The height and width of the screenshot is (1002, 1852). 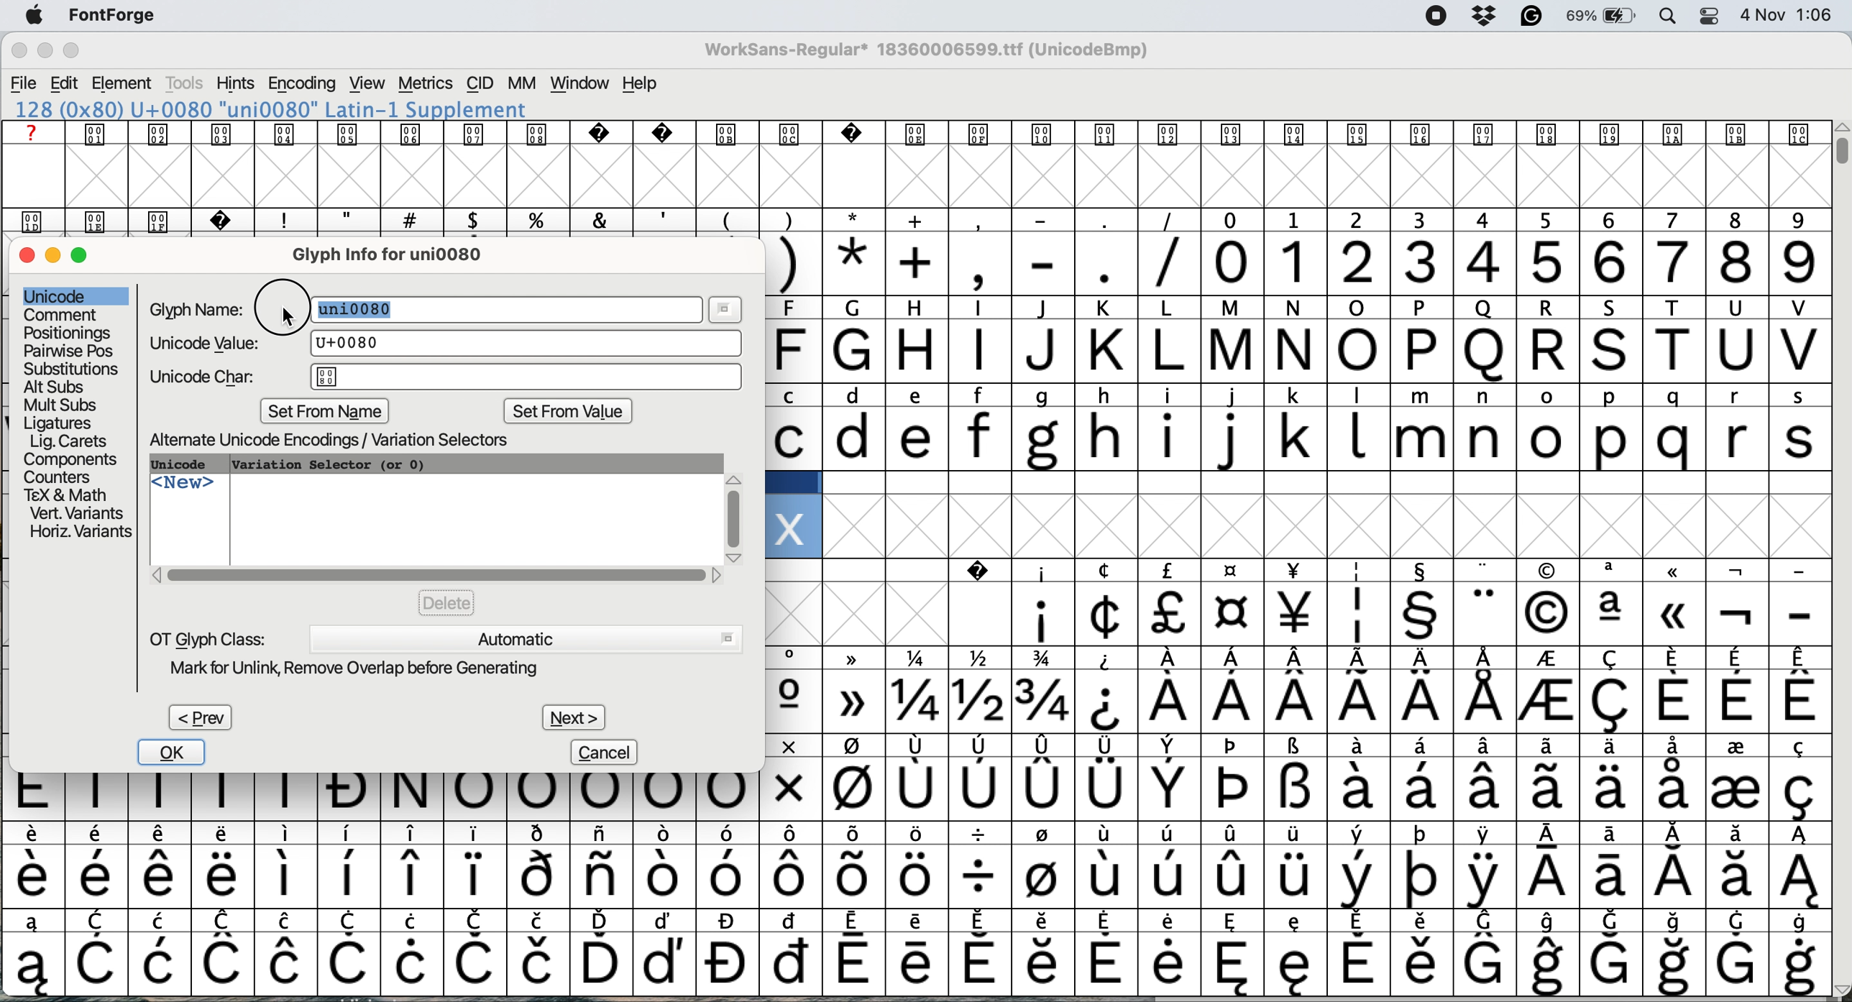 I want to click on set from name, so click(x=328, y=411).